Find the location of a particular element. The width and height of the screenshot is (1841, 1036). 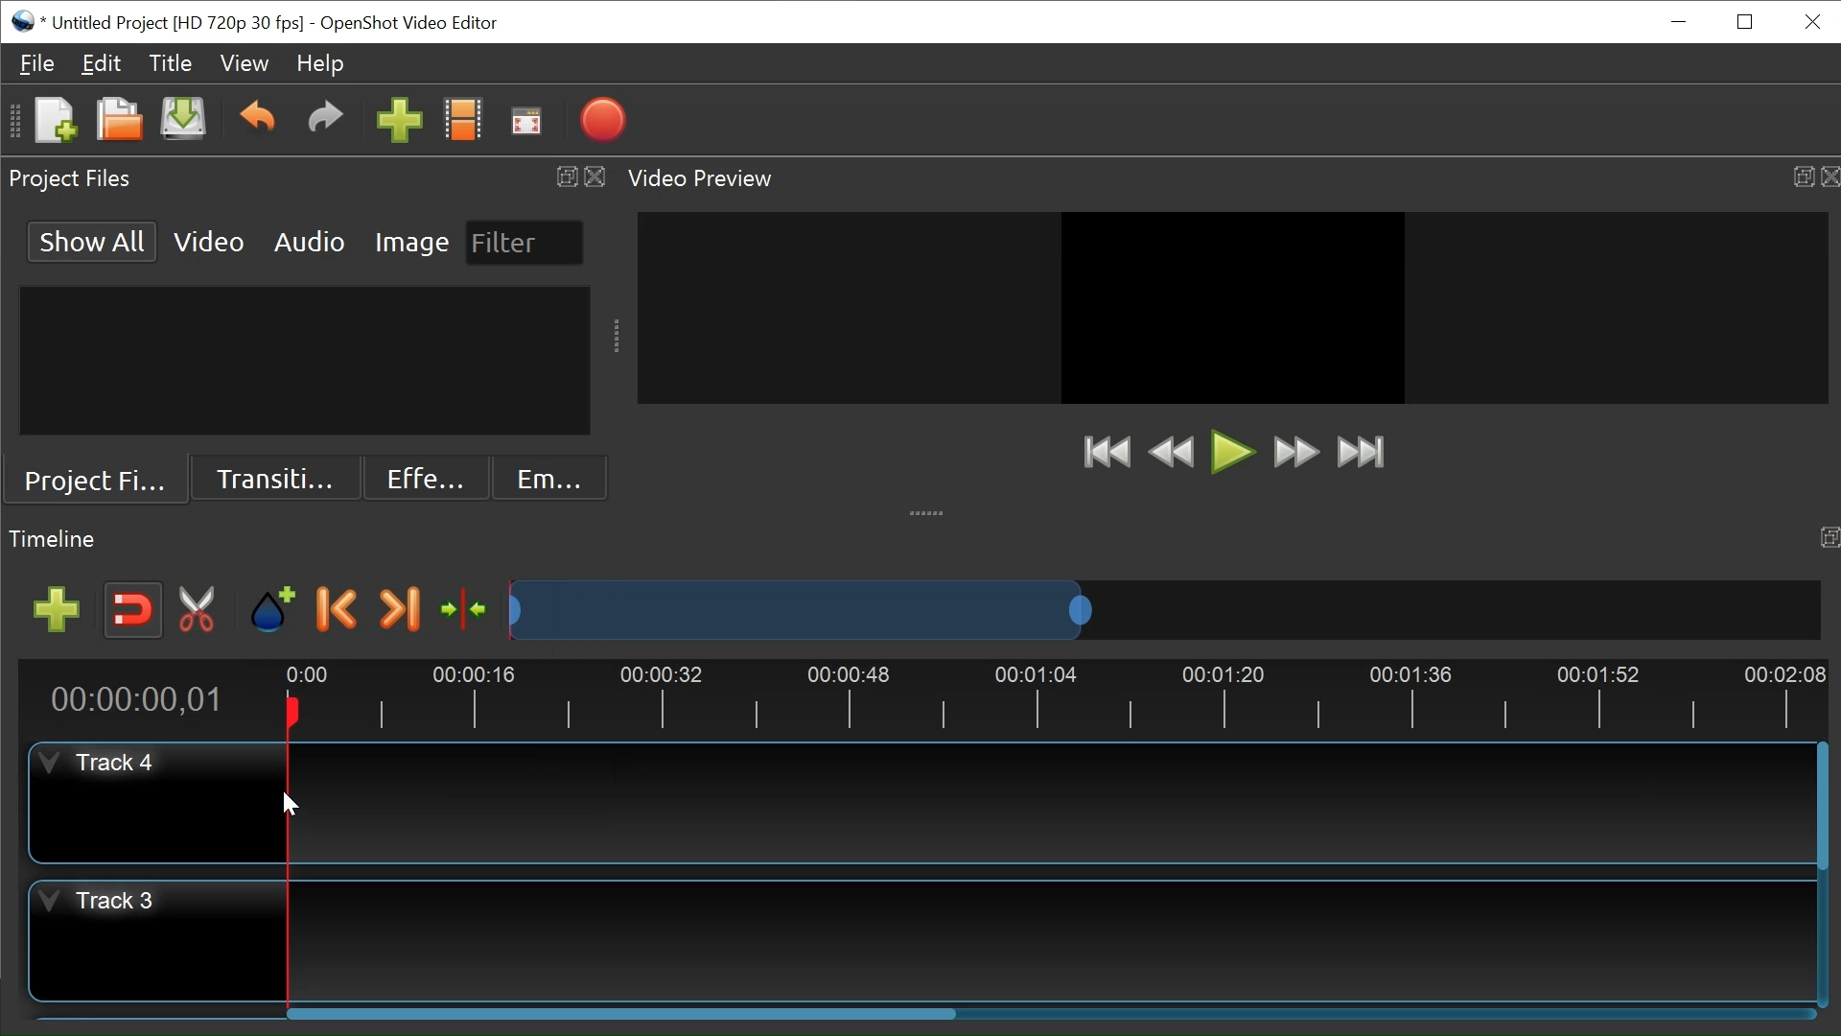

Timeline is located at coordinates (925, 695).